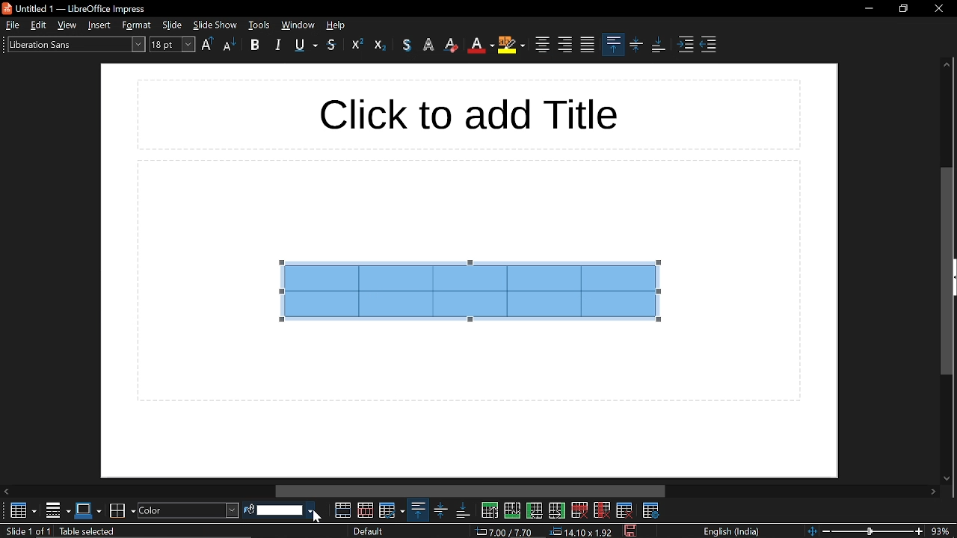  Describe the element at coordinates (249, 509) in the screenshot. I see `fill color` at that location.